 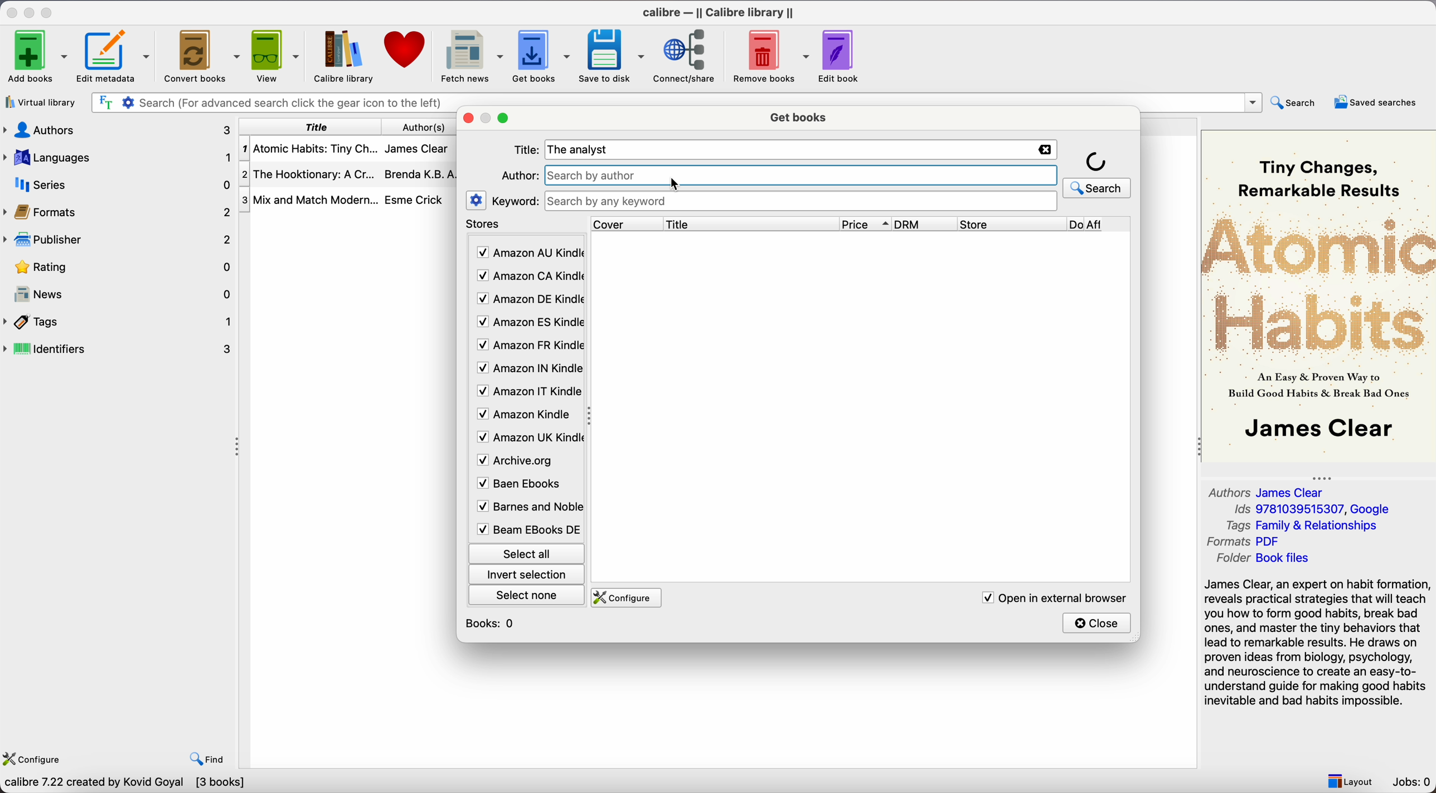 I want to click on search bar, so click(x=803, y=174).